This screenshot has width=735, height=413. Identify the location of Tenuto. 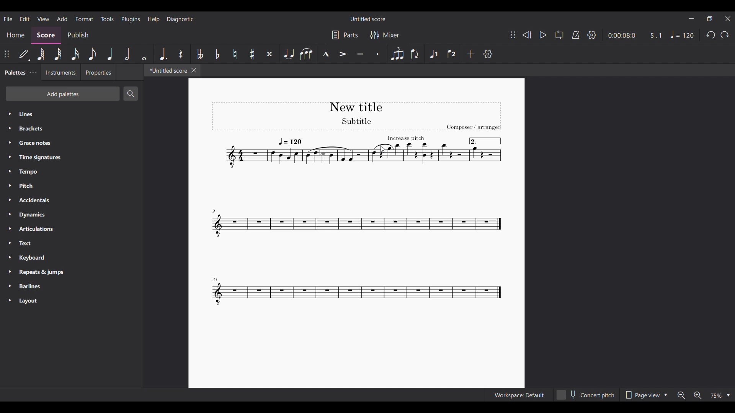
(360, 54).